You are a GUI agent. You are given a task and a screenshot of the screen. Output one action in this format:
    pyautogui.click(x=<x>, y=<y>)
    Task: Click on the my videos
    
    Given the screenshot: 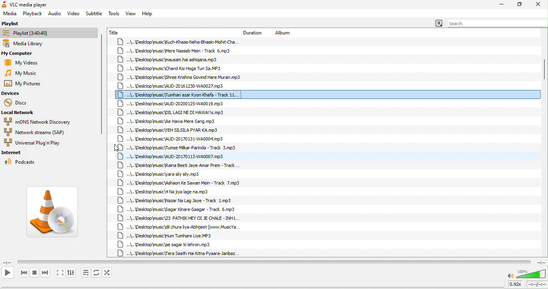 What is the action you would take?
    pyautogui.click(x=25, y=63)
    